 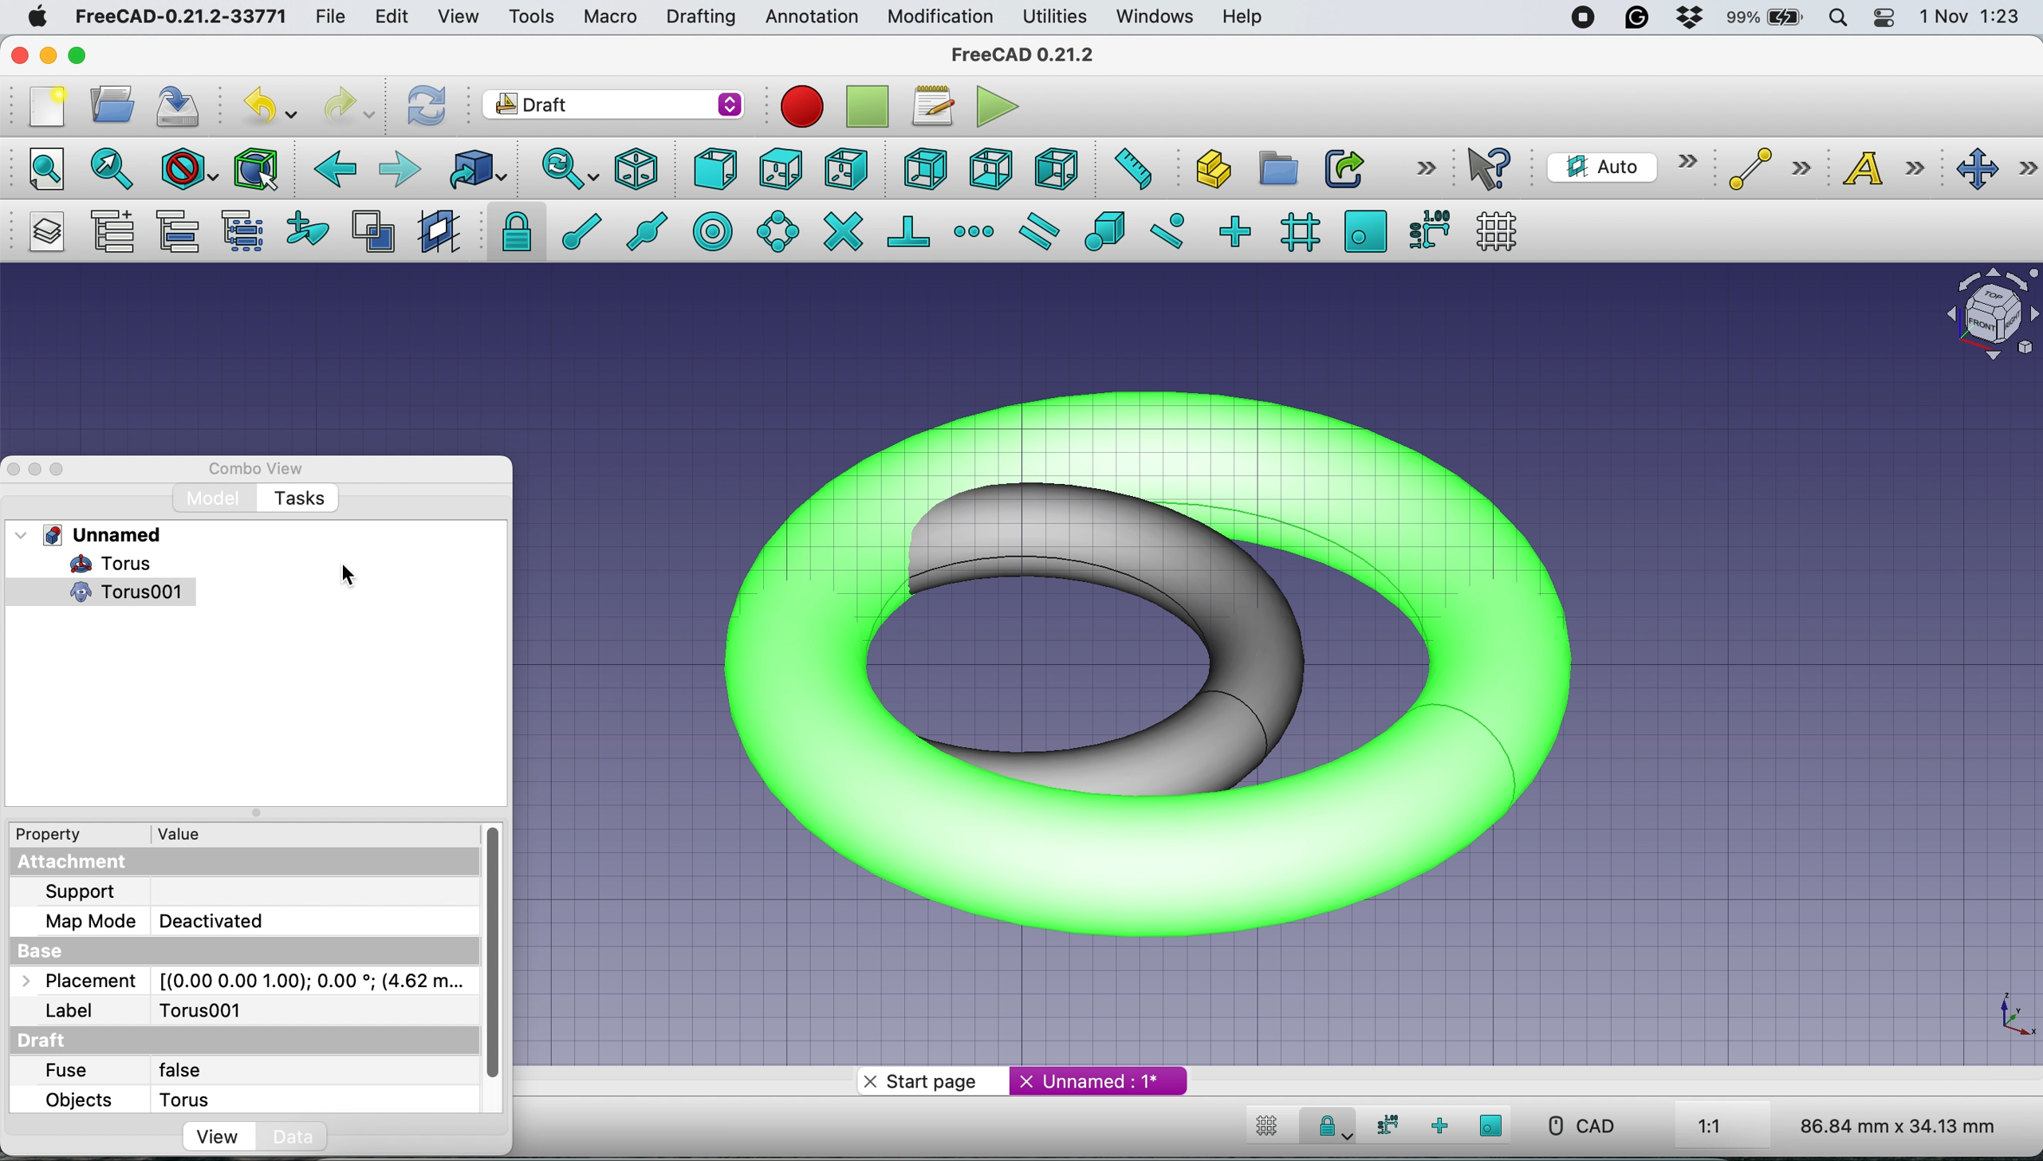 What do you see at coordinates (183, 104) in the screenshot?
I see `save` at bounding box center [183, 104].